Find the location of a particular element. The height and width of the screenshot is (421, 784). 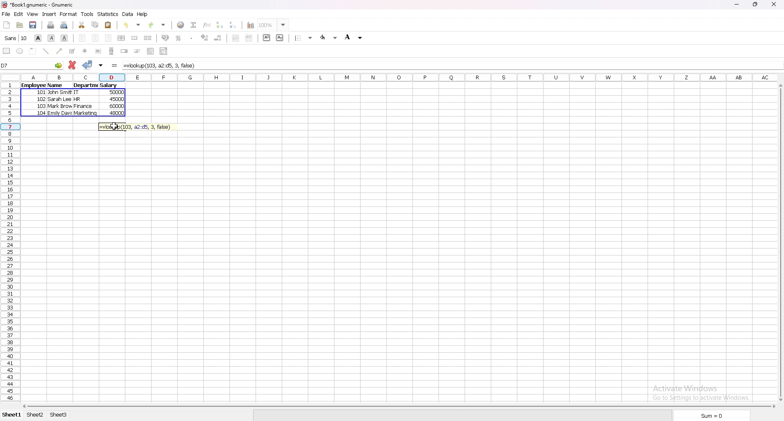

button is located at coordinates (99, 51).